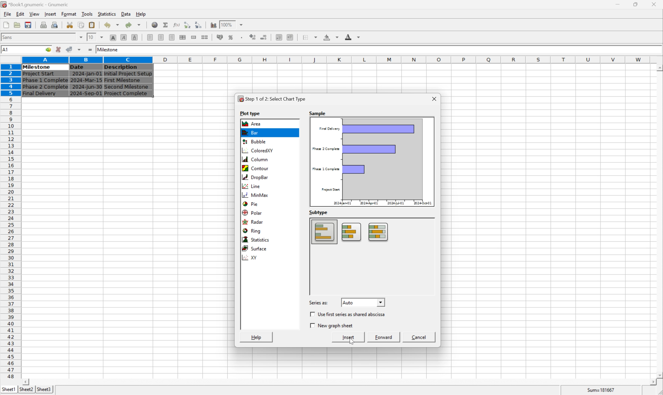 This screenshot has width=663, height=395. I want to click on help, so click(141, 13).